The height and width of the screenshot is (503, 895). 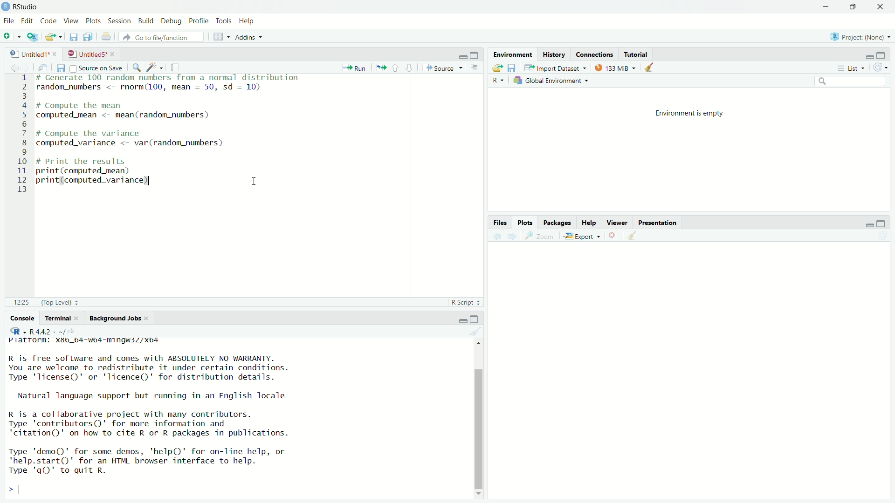 What do you see at coordinates (102, 133) in the screenshot?
I see `# Compute the variance` at bounding box center [102, 133].